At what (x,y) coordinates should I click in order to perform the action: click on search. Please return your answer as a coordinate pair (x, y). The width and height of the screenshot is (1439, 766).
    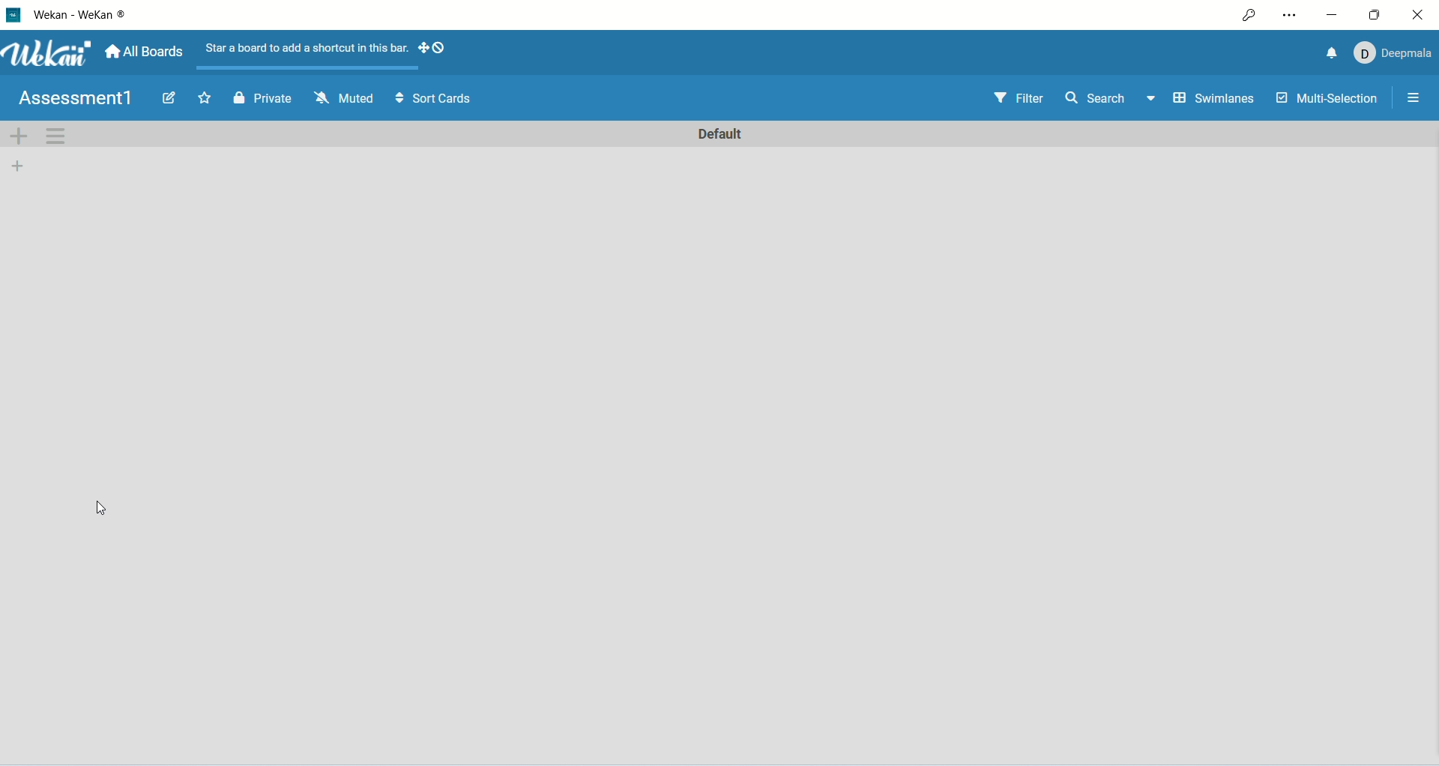
    Looking at the image, I should click on (1109, 100).